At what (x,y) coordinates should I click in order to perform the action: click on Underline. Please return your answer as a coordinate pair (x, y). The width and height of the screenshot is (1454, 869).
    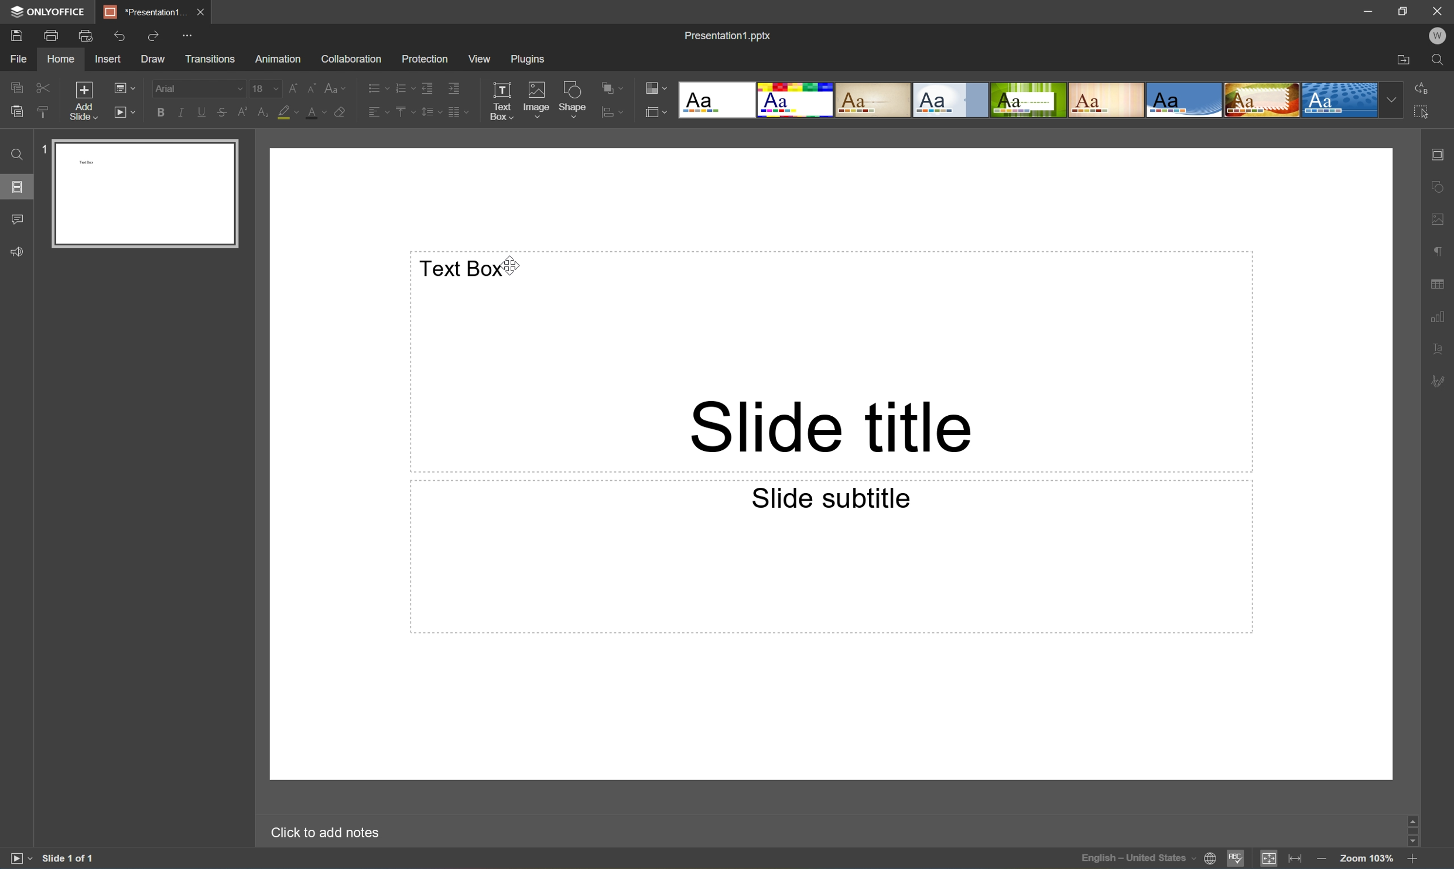
    Looking at the image, I should click on (199, 113).